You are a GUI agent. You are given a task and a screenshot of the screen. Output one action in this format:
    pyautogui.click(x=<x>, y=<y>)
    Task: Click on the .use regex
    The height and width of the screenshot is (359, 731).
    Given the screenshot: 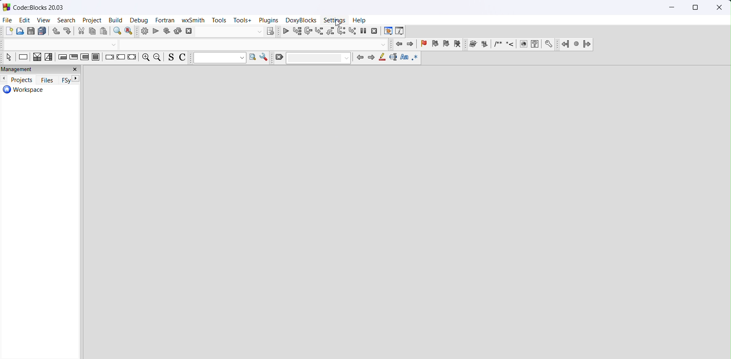 What is the action you would take?
    pyautogui.click(x=416, y=58)
    